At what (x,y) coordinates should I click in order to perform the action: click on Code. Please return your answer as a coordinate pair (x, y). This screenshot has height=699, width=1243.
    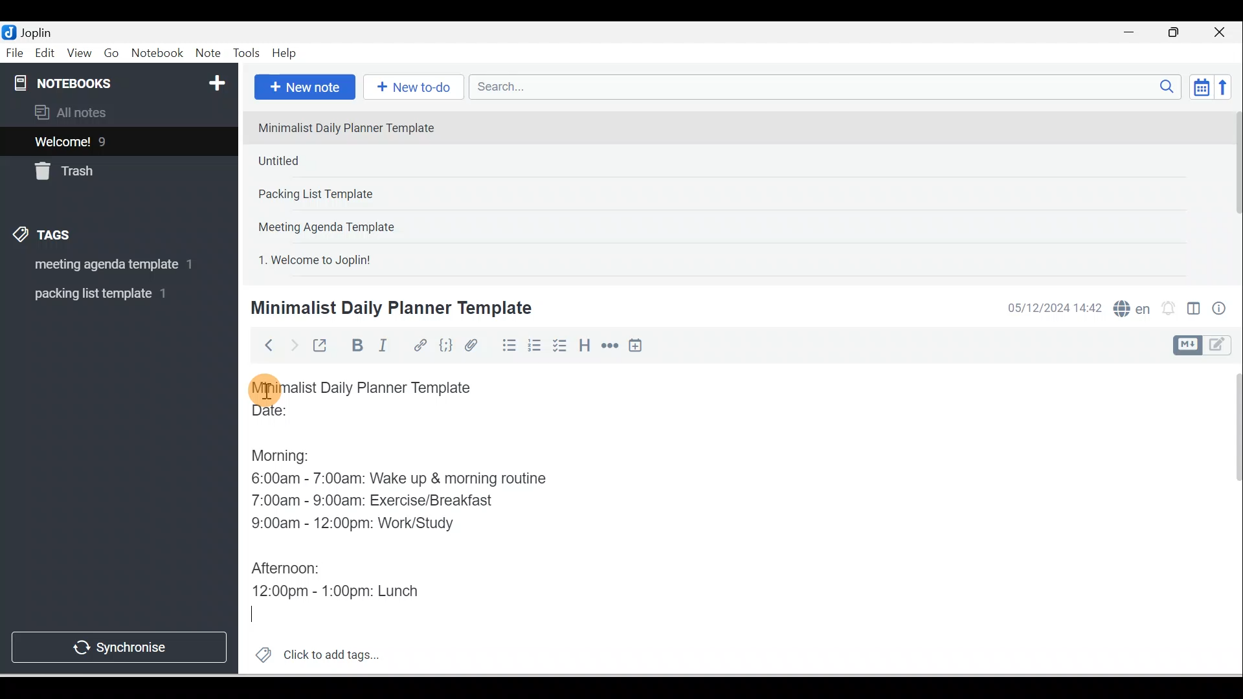
    Looking at the image, I should click on (446, 346).